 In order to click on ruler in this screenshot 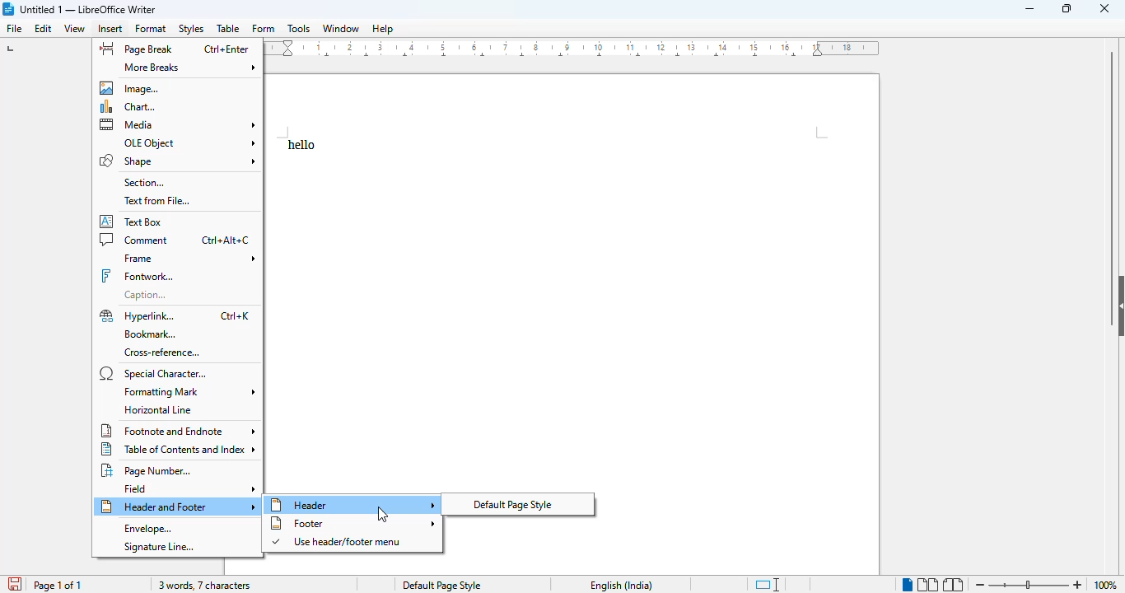, I will do `click(573, 48)`.